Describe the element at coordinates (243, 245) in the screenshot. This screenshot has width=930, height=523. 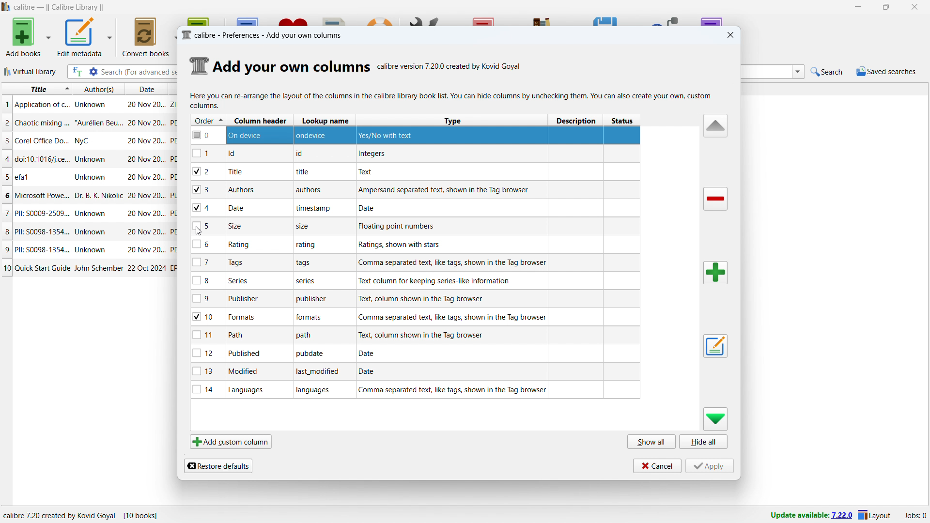
I see `rating` at that location.